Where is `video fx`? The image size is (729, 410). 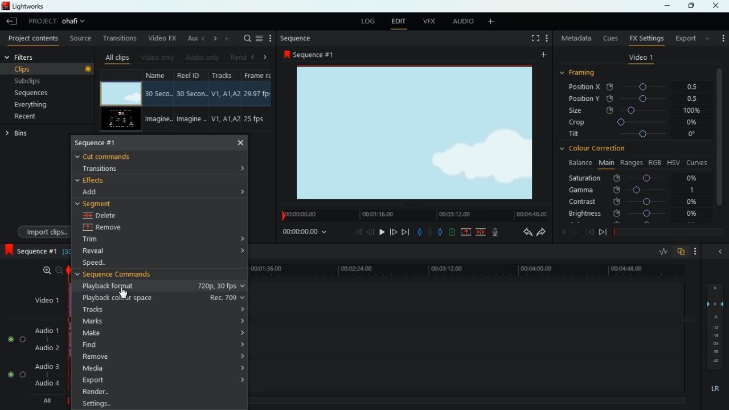 video fx is located at coordinates (163, 39).